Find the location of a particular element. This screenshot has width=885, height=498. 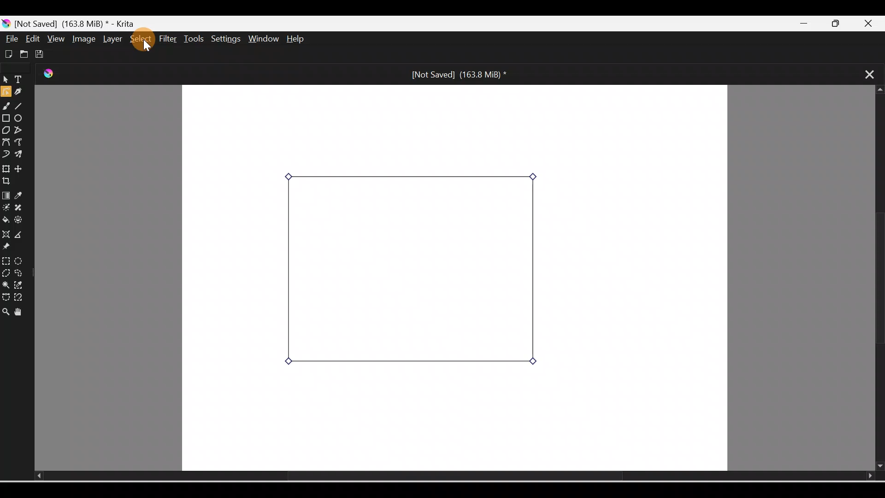

Similar color selection tool is located at coordinates (20, 284).